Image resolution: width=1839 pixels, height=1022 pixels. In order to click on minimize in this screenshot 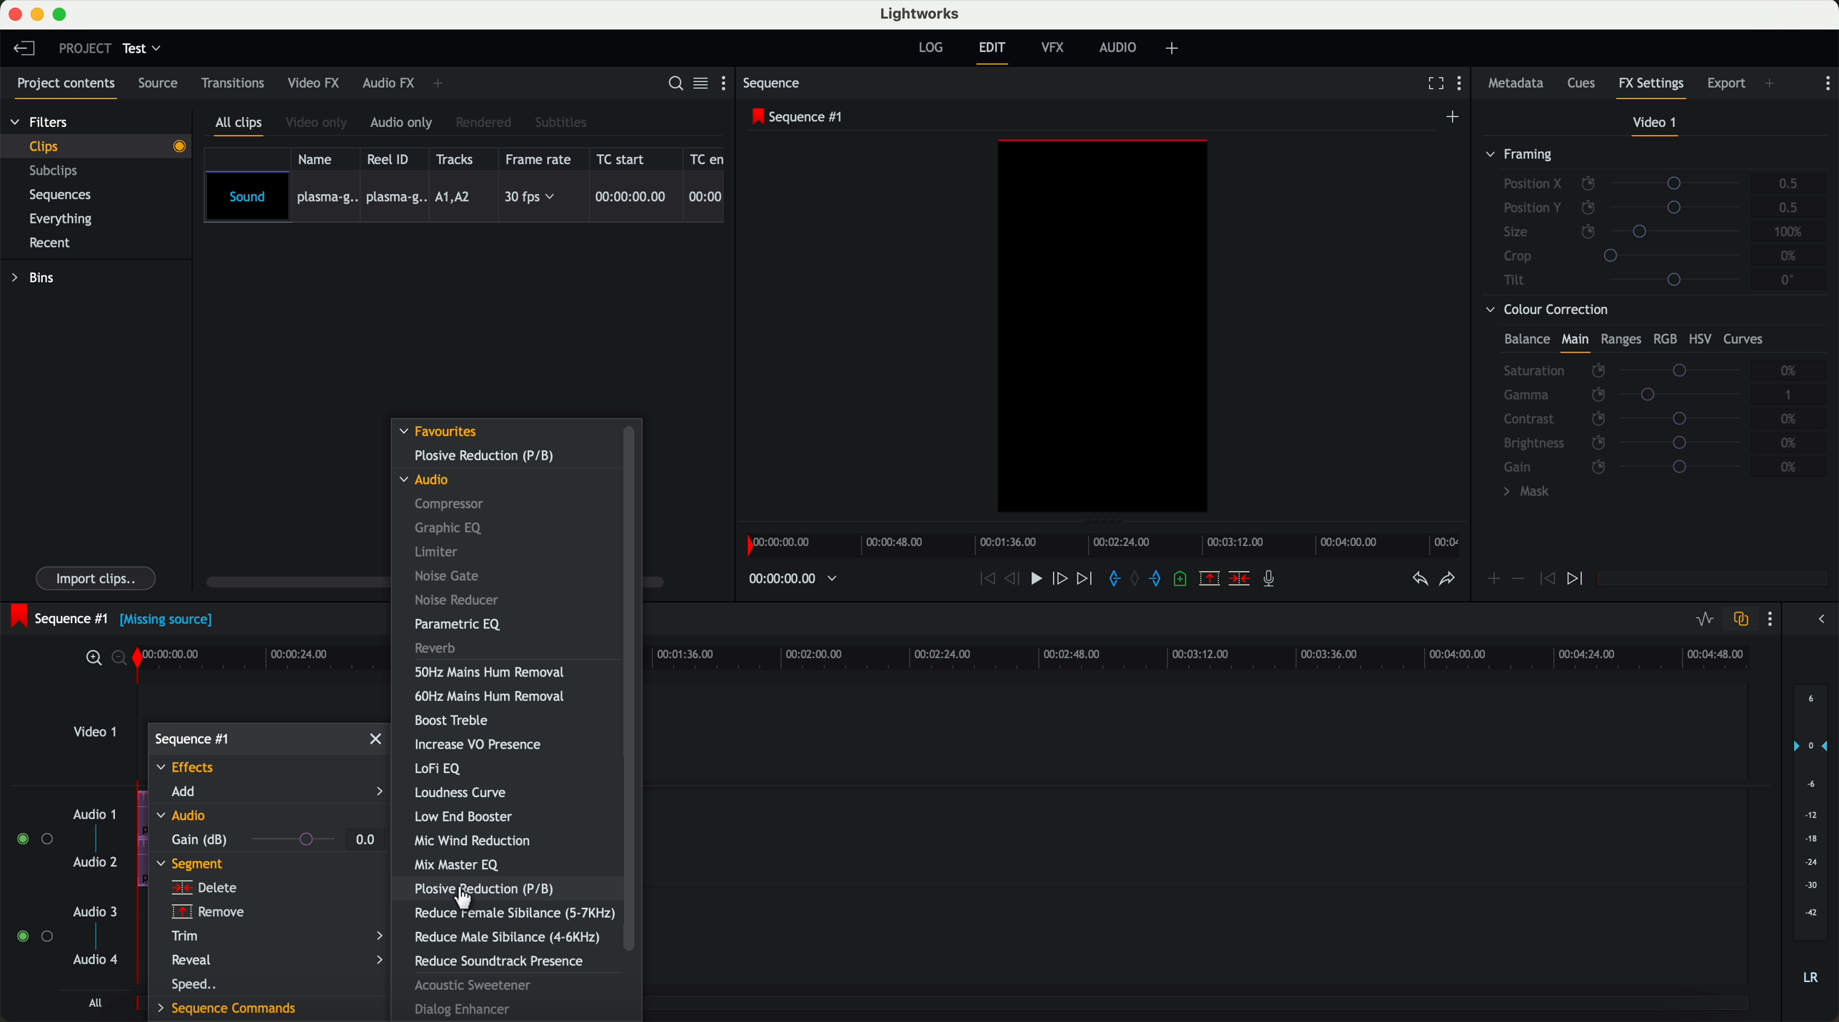, I will do `click(37, 15)`.